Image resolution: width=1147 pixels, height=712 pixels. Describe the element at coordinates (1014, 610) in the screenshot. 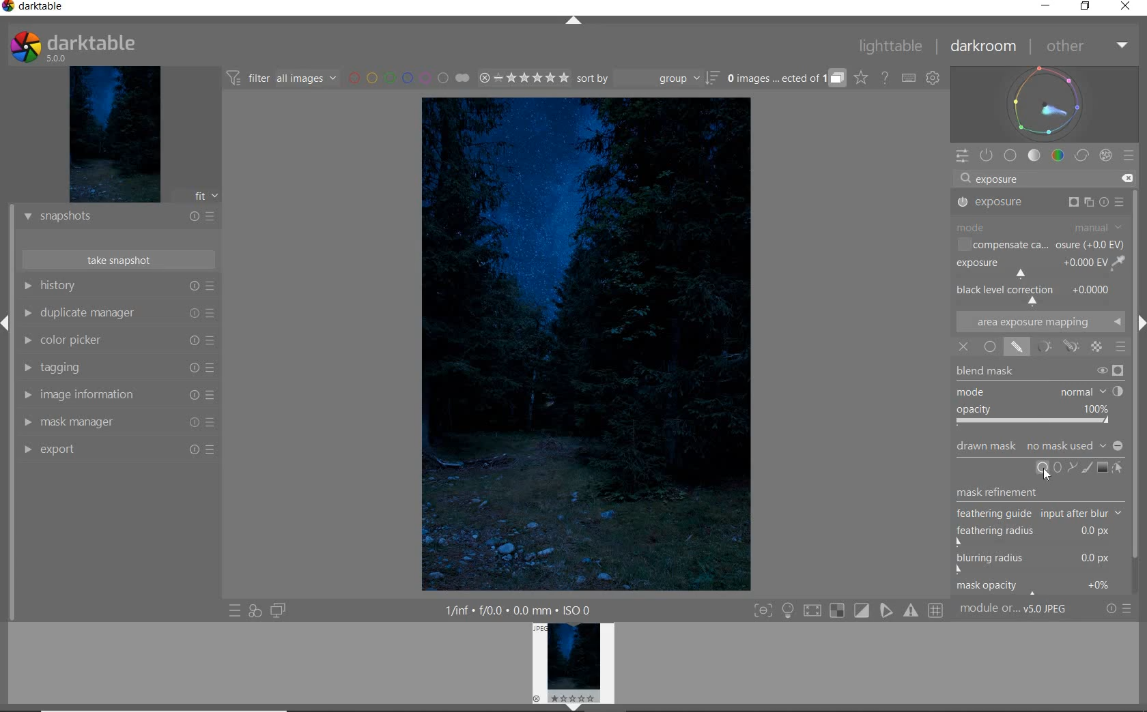

I see `MODULE...v5.0 JPEG` at that location.